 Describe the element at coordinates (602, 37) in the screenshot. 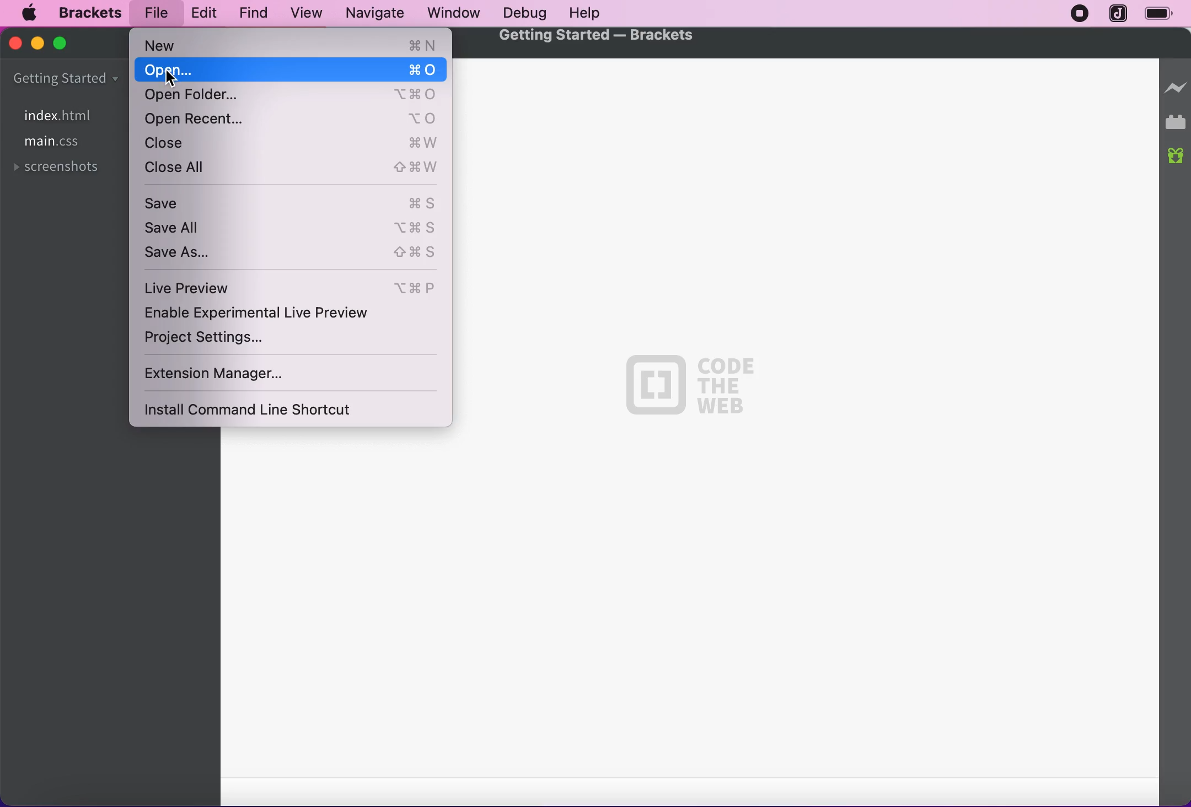

I see `getting started - brackets` at that location.